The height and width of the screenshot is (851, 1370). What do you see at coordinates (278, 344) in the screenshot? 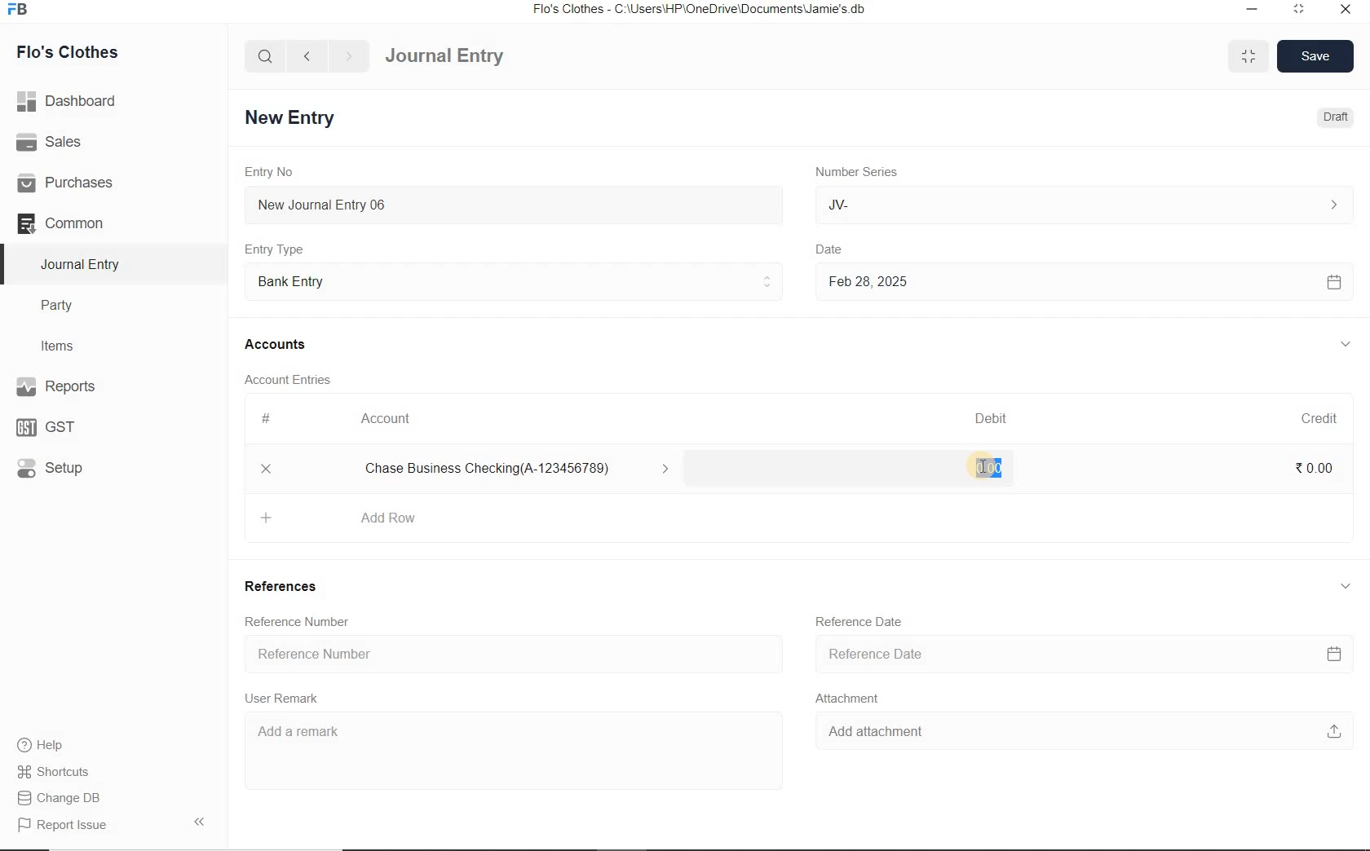
I see `Accounts` at bounding box center [278, 344].